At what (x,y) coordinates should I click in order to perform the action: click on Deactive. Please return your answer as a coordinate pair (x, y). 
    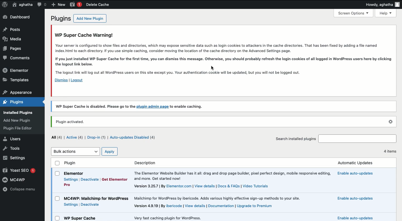
    Looking at the image, I should click on (90, 180).